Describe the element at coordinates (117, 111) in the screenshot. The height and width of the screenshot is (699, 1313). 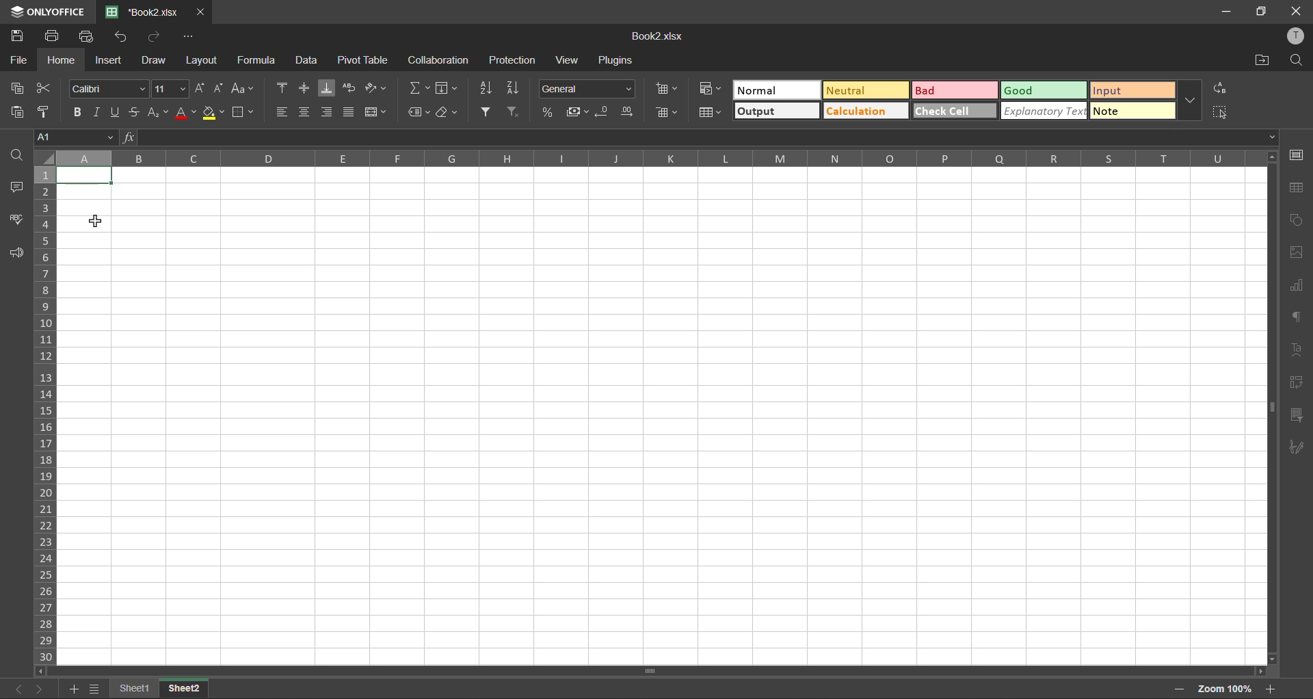
I see `underline` at that location.